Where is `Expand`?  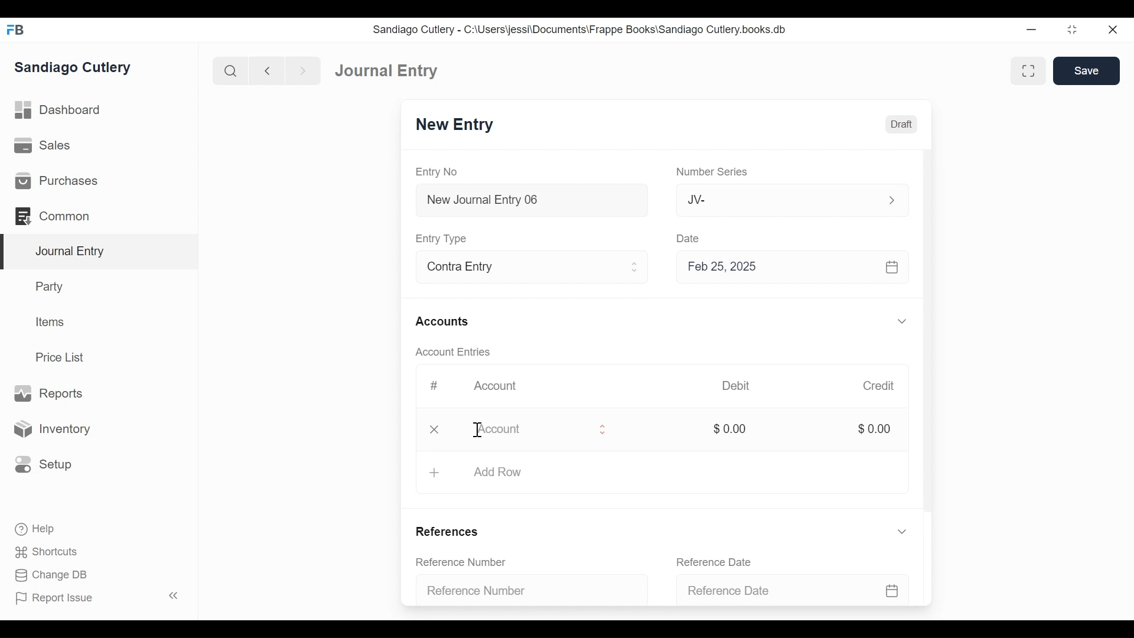
Expand is located at coordinates (604, 429).